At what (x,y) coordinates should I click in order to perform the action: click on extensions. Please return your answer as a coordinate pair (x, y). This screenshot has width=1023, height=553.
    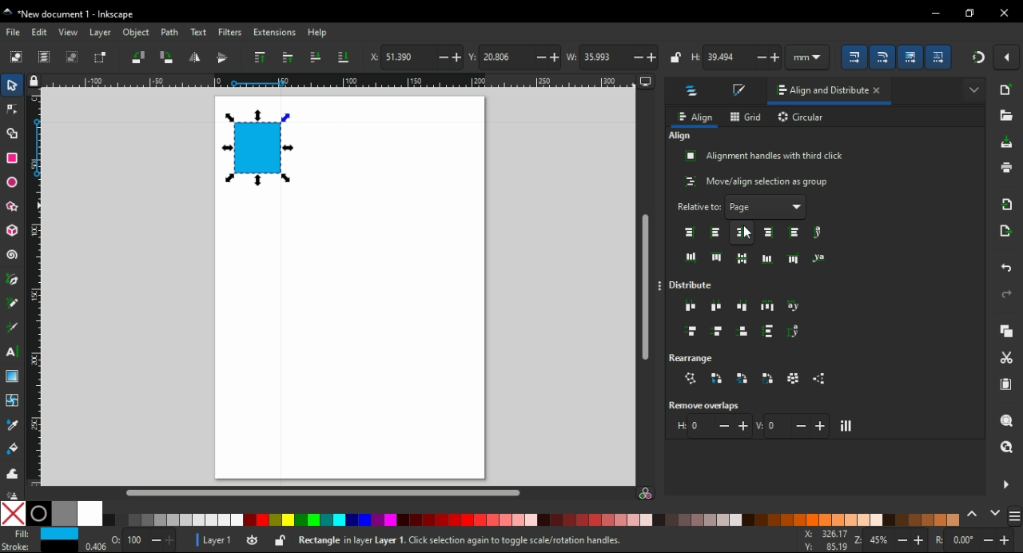
    Looking at the image, I should click on (275, 32).